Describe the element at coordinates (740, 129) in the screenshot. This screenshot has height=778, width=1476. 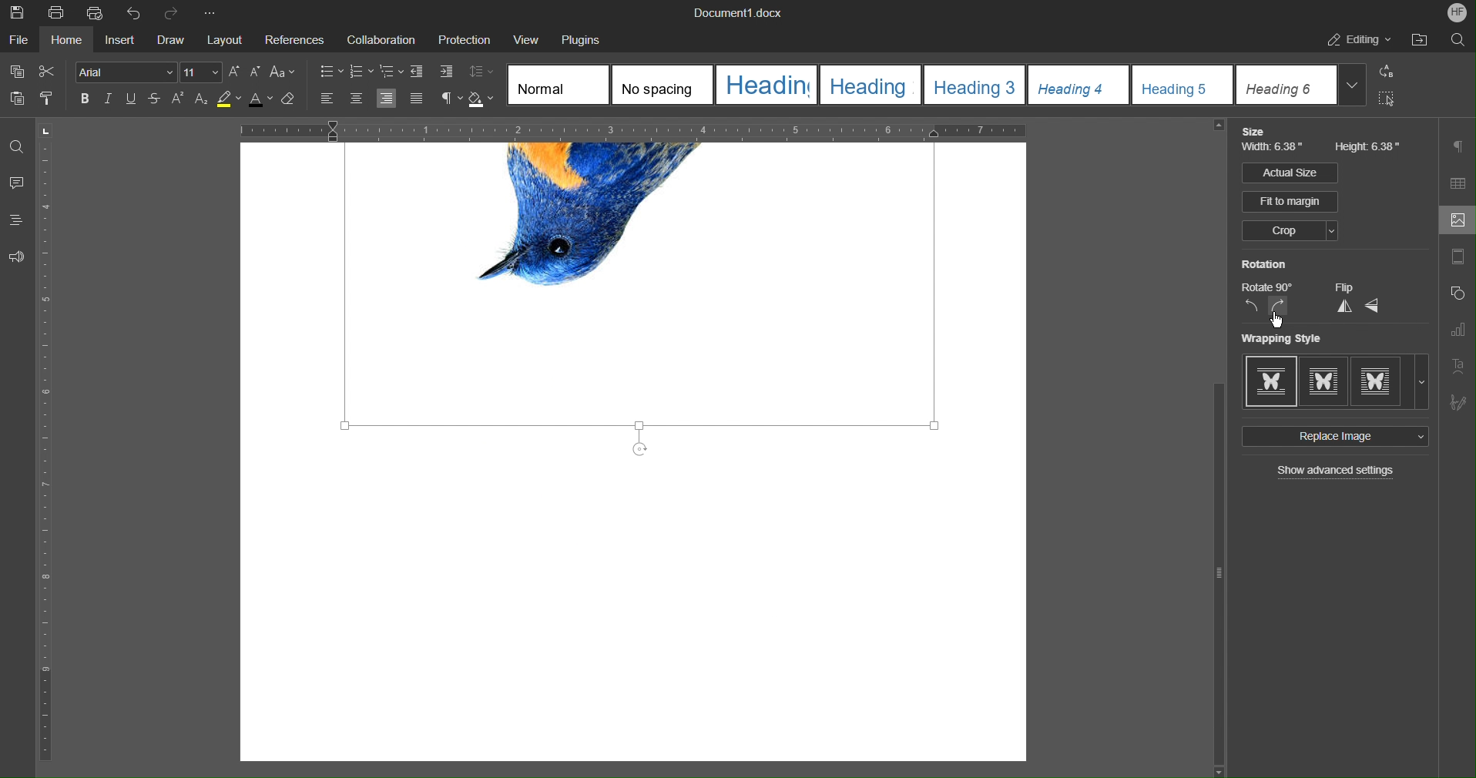
I see `Horizontal Ruler` at that location.